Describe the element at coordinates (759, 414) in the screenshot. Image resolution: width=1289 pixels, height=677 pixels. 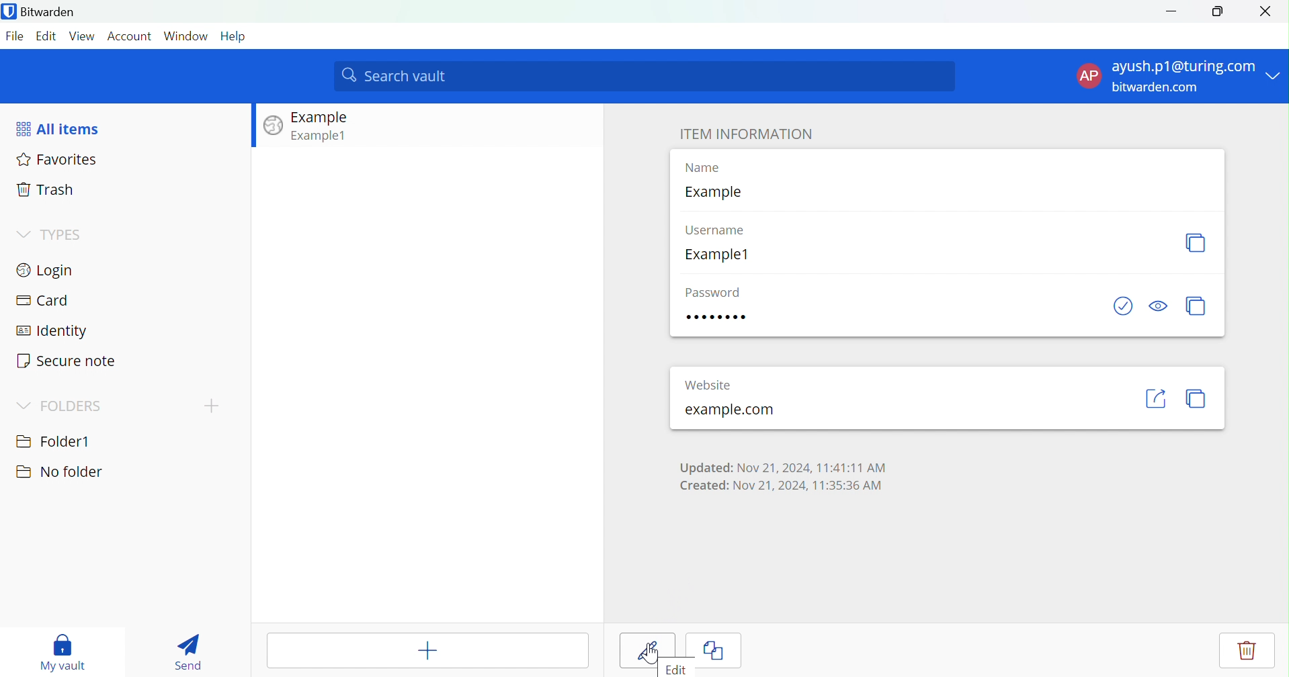
I see `example.com` at that location.